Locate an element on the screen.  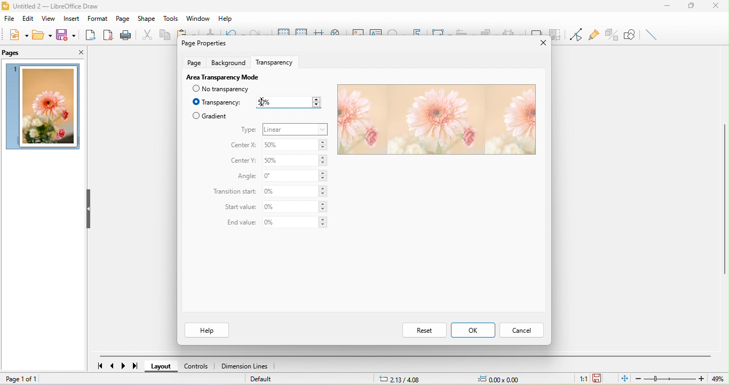
maximize is located at coordinates (696, 7).